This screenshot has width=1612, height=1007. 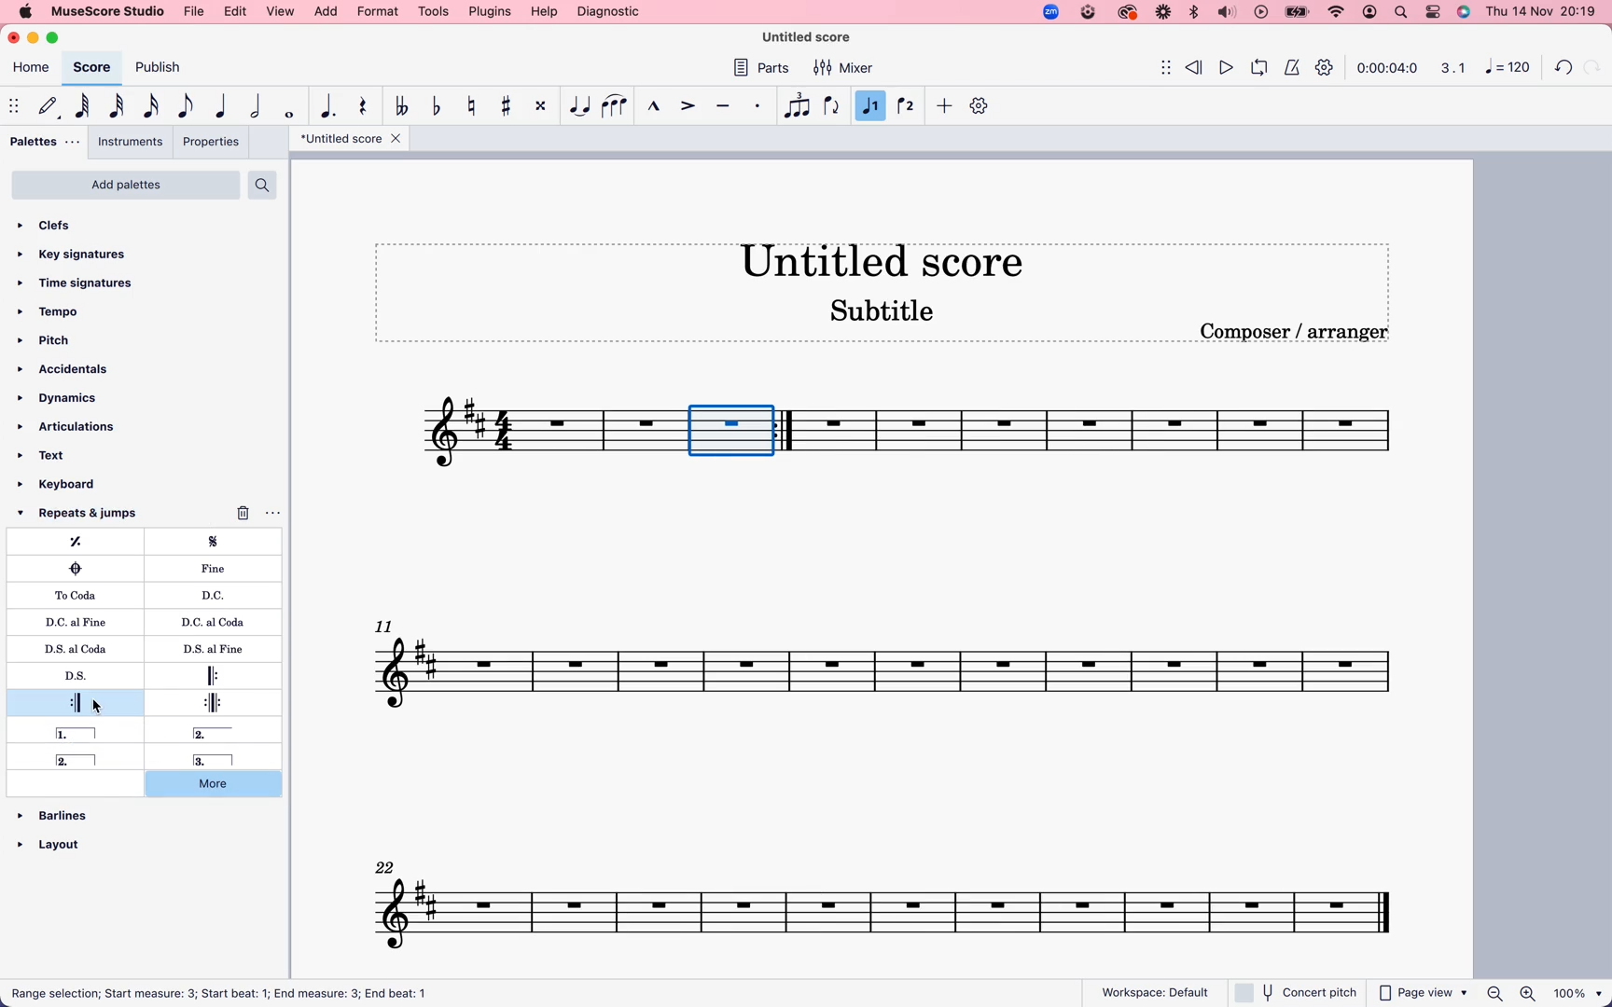 I want to click on left start repeat sign, so click(x=217, y=675).